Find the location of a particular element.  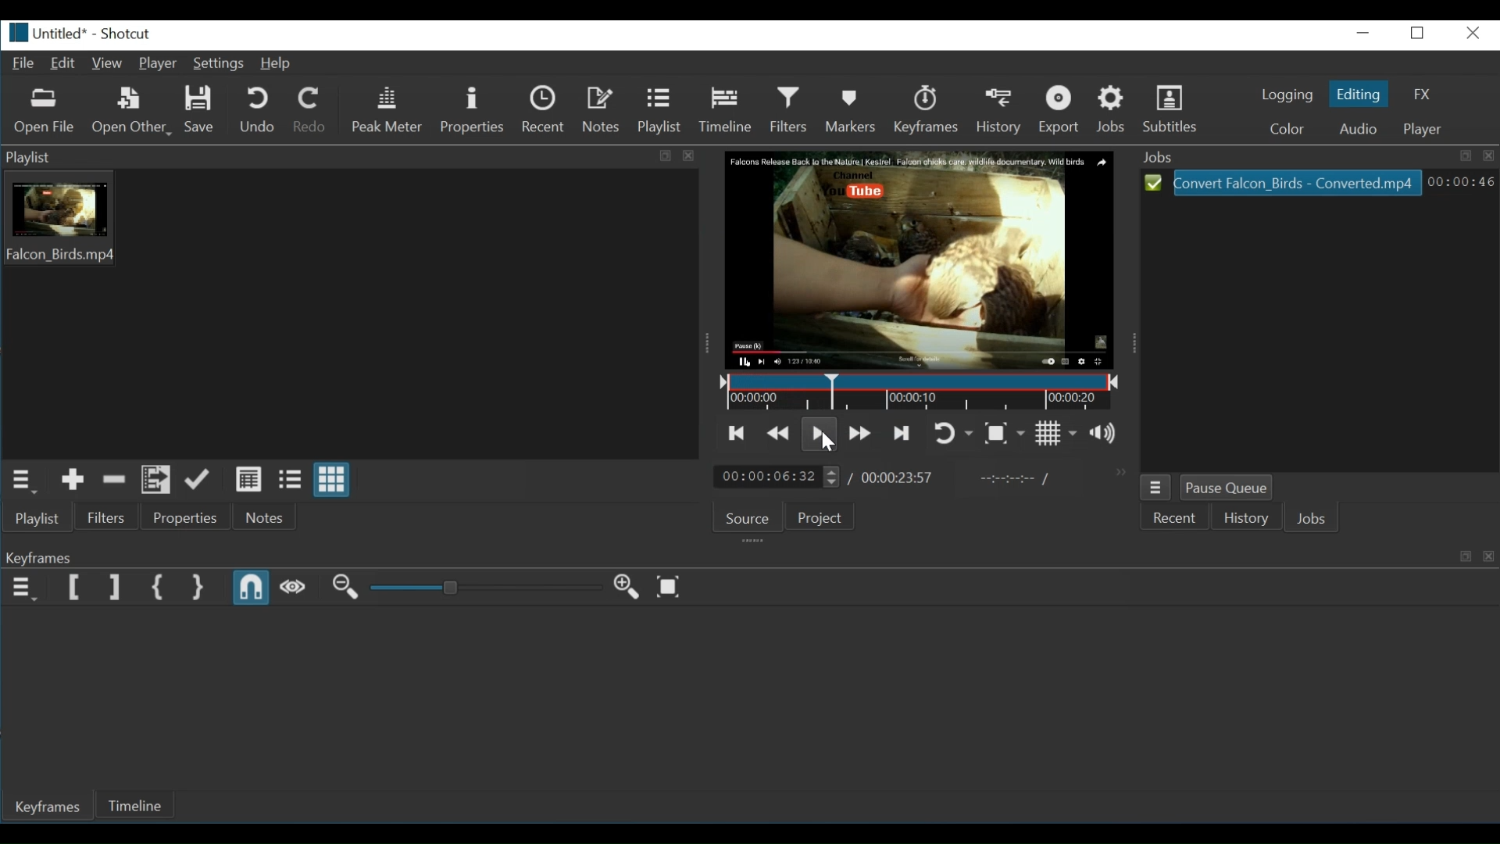

close is located at coordinates (1474, 33).